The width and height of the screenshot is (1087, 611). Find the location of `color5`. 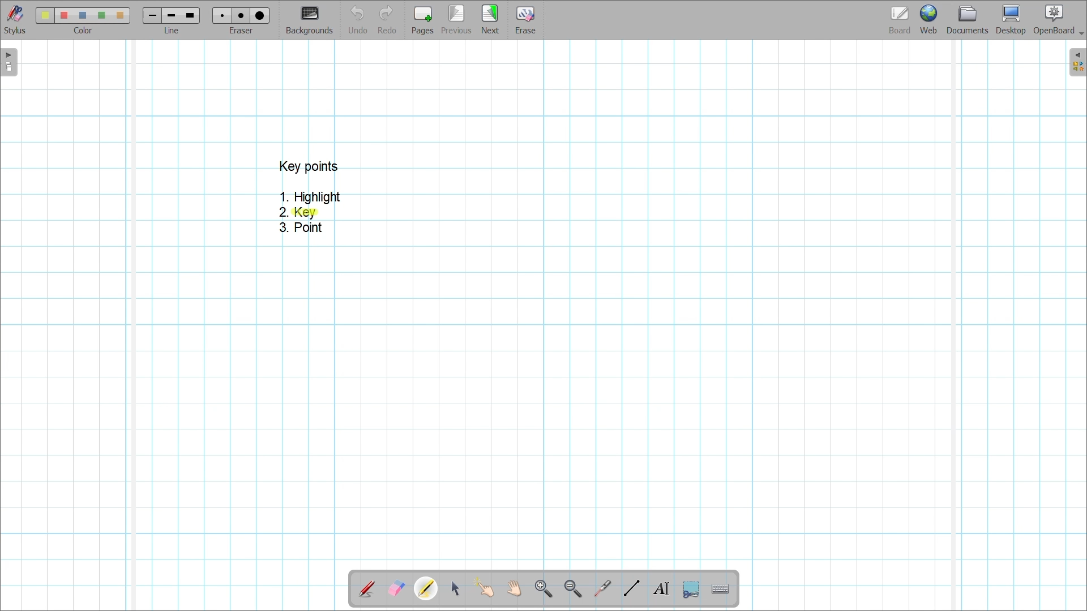

color5 is located at coordinates (119, 16).